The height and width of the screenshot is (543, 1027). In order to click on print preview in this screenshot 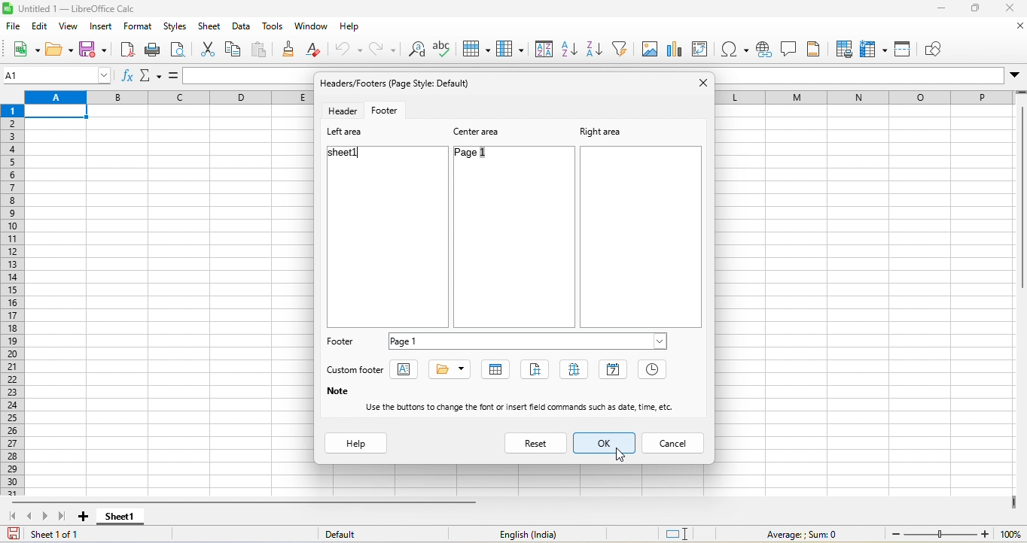, I will do `click(183, 49)`.